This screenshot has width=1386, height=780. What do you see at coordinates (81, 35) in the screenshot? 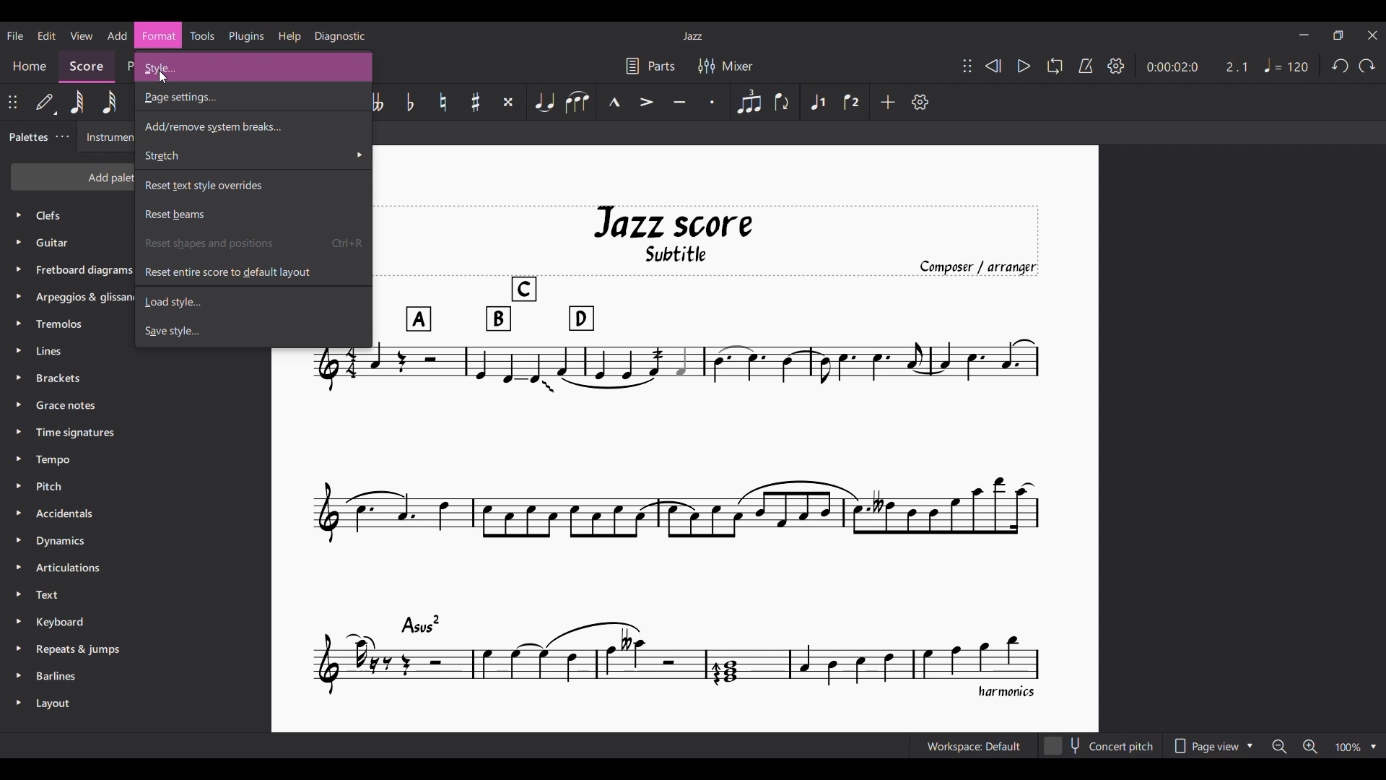
I see `View menu` at bounding box center [81, 35].